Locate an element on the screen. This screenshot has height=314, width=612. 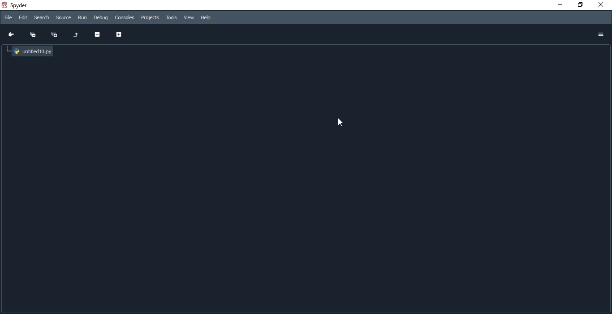
View is located at coordinates (188, 17).